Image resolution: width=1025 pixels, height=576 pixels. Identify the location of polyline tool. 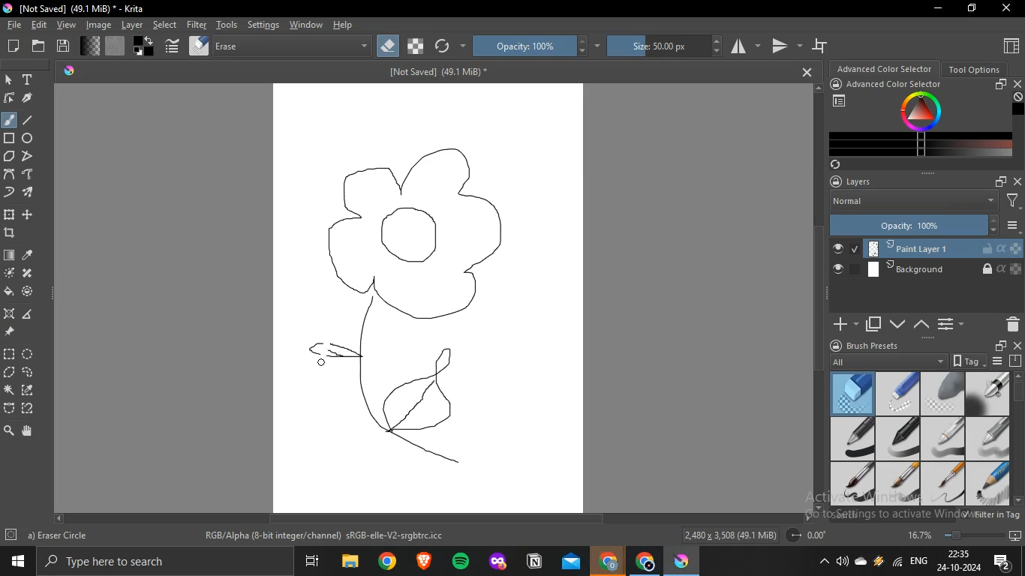
(27, 156).